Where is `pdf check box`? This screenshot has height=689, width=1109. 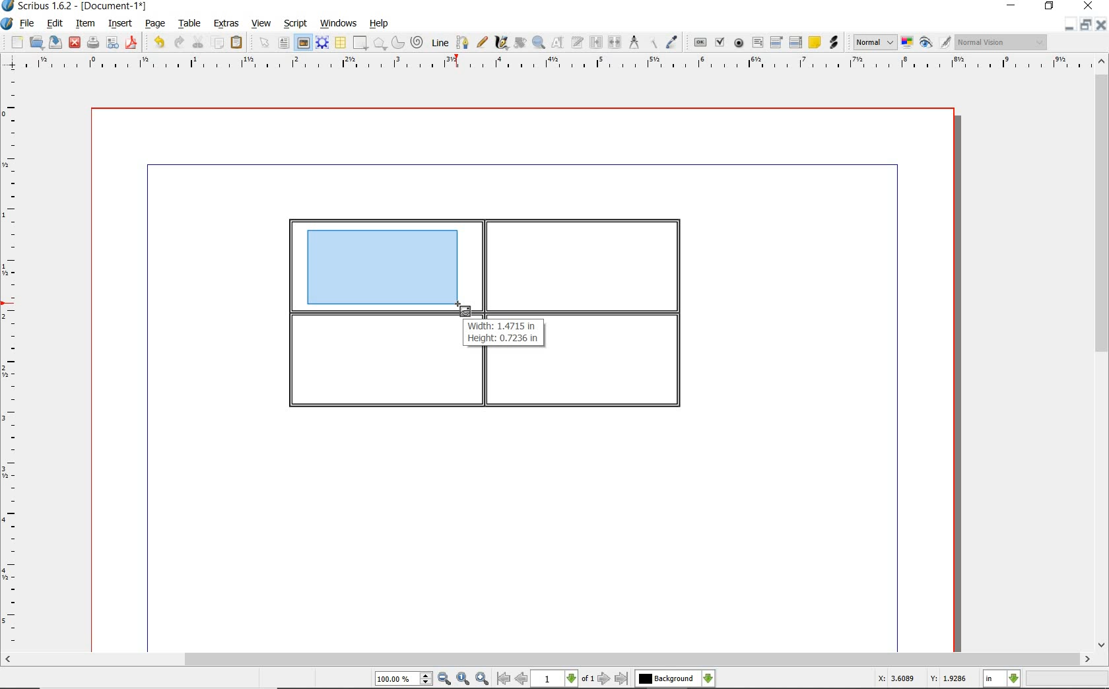 pdf check box is located at coordinates (722, 44).